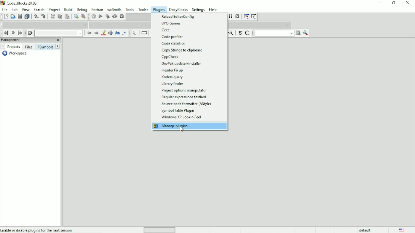  What do you see at coordinates (101, 16) in the screenshot?
I see `Run` at bounding box center [101, 16].